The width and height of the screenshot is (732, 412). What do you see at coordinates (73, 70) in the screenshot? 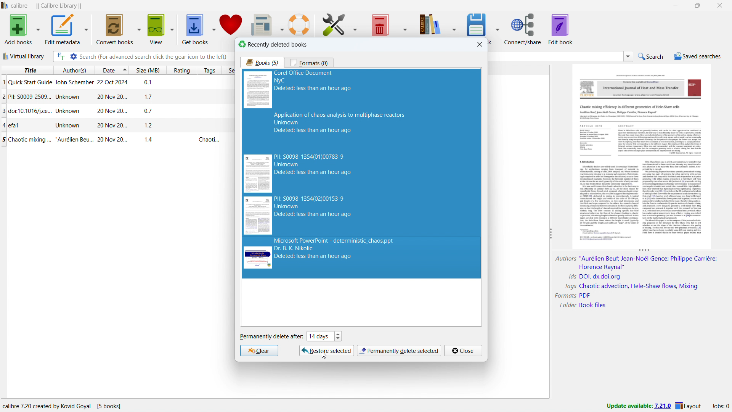
I see `sort by author` at bounding box center [73, 70].